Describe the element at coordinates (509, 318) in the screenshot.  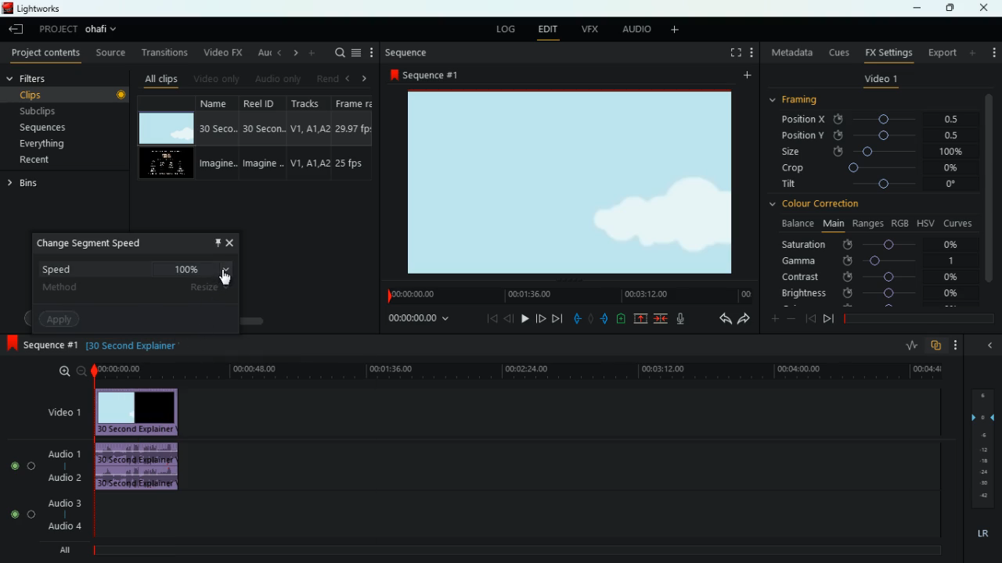
I see `back` at that location.